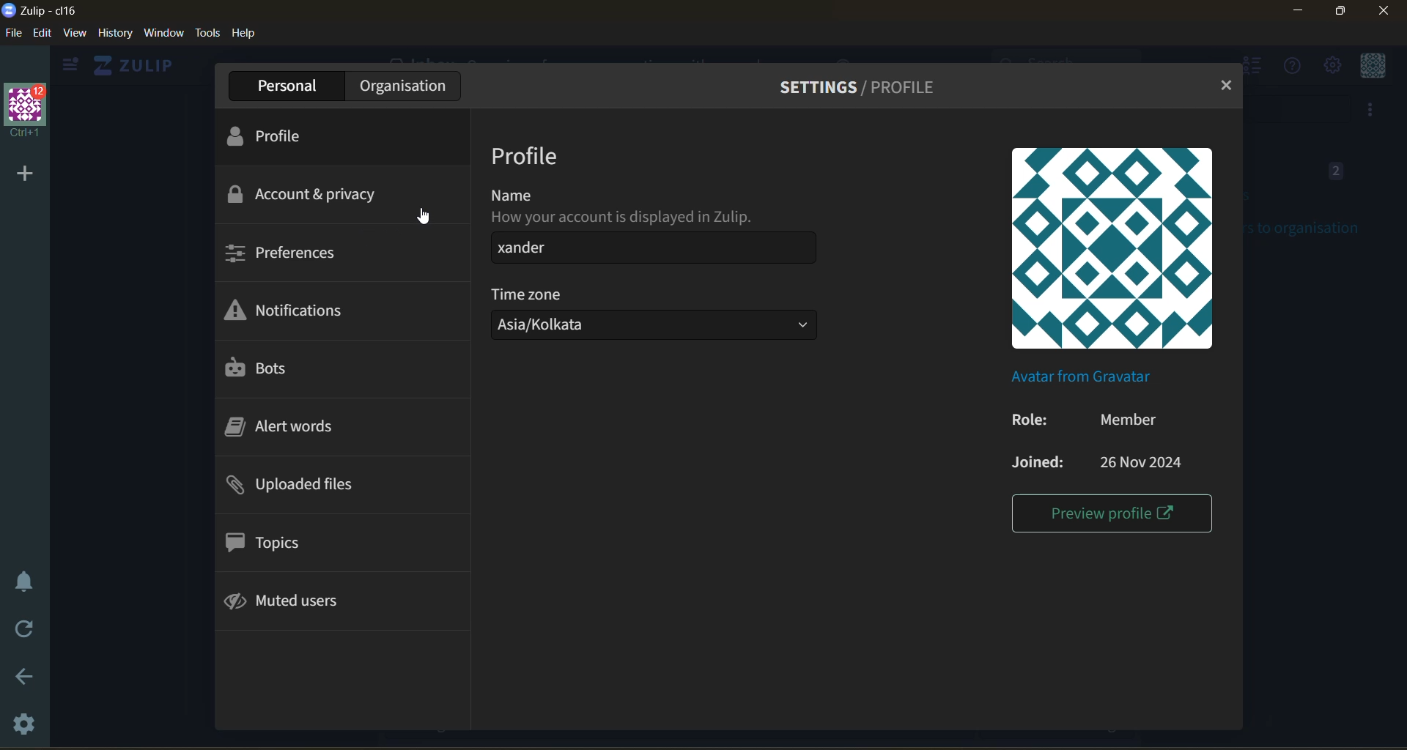  What do you see at coordinates (1300, 13) in the screenshot?
I see `minimize` at bounding box center [1300, 13].